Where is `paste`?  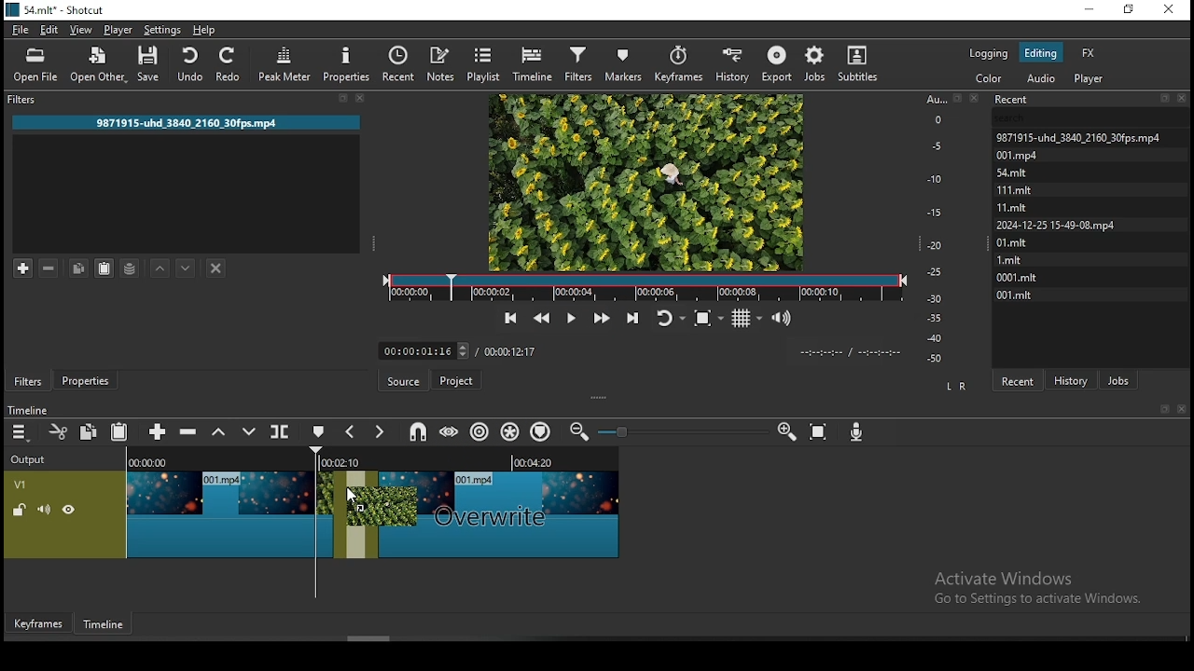 paste is located at coordinates (104, 268).